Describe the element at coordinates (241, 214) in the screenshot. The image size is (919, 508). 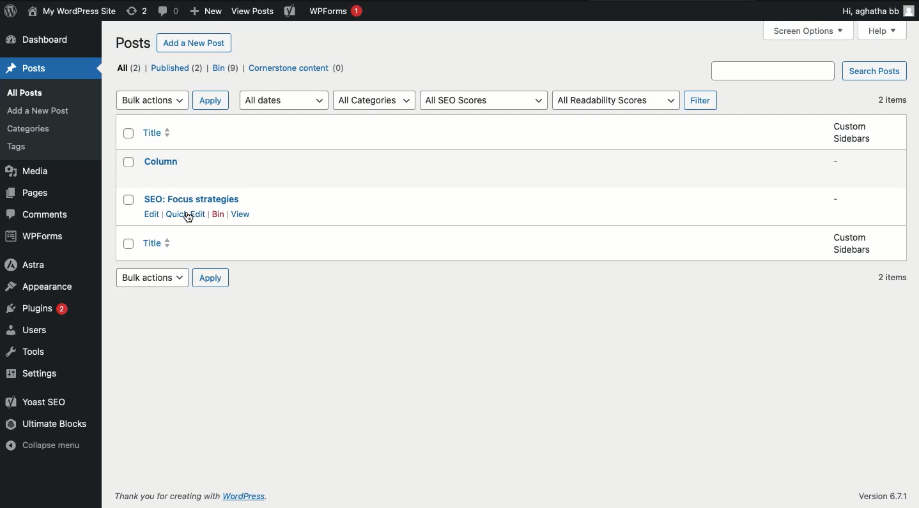
I see `View` at that location.